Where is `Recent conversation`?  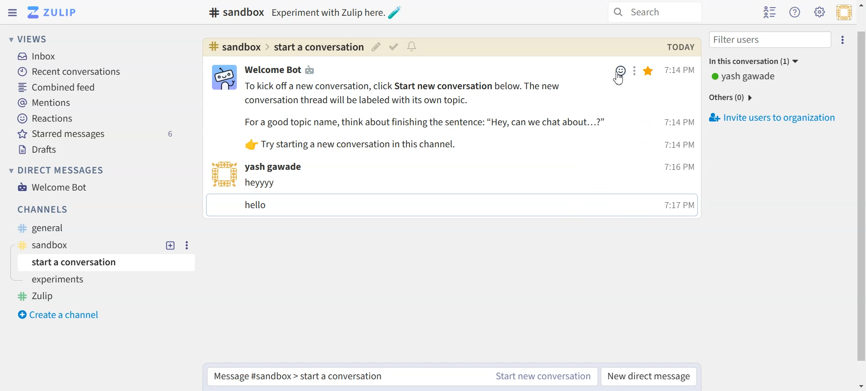
Recent conversation is located at coordinates (69, 72).